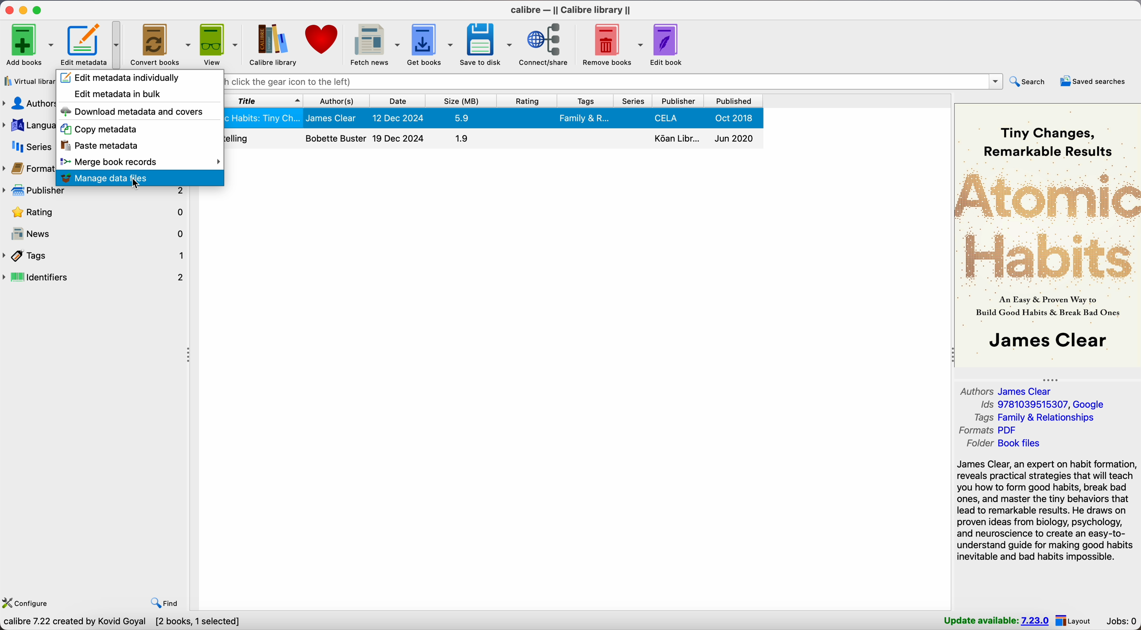 The image size is (1141, 630). I want to click on Calibre 7.22 created by Kovid Goyal [2 books], so click(98, 623).